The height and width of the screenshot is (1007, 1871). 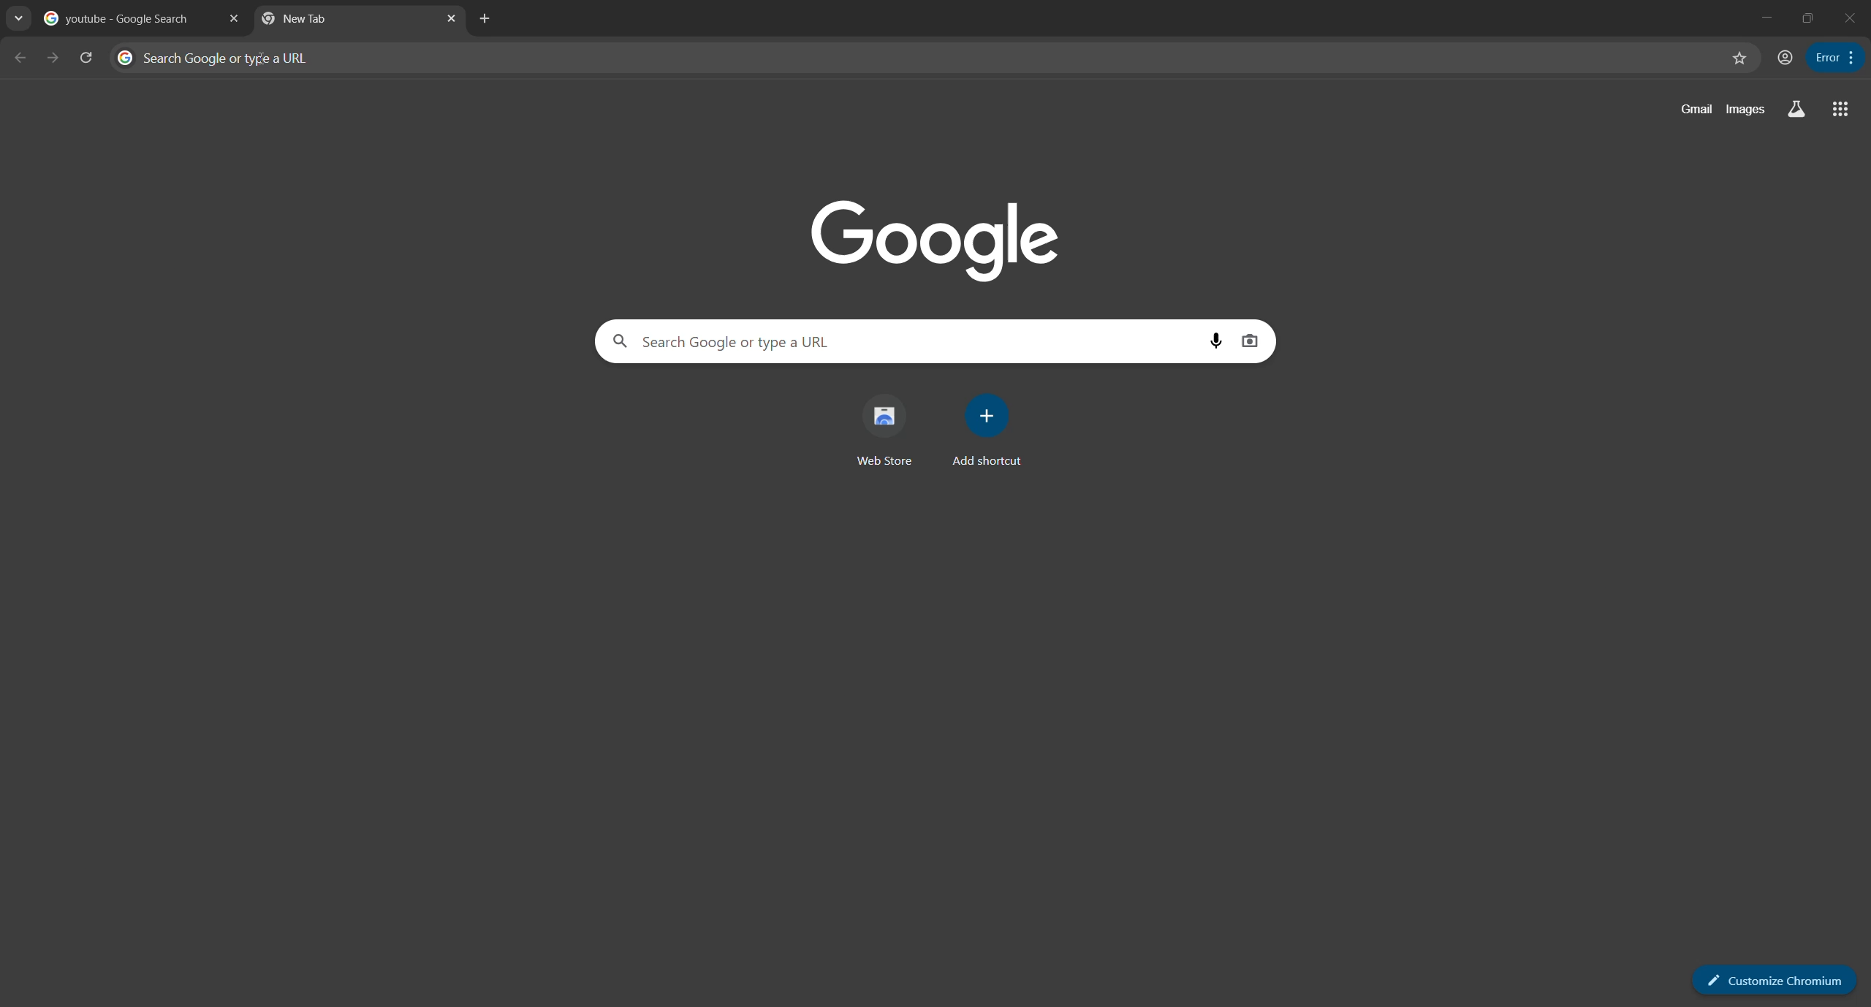 I want to click on reload, so click(x=88, y=57).